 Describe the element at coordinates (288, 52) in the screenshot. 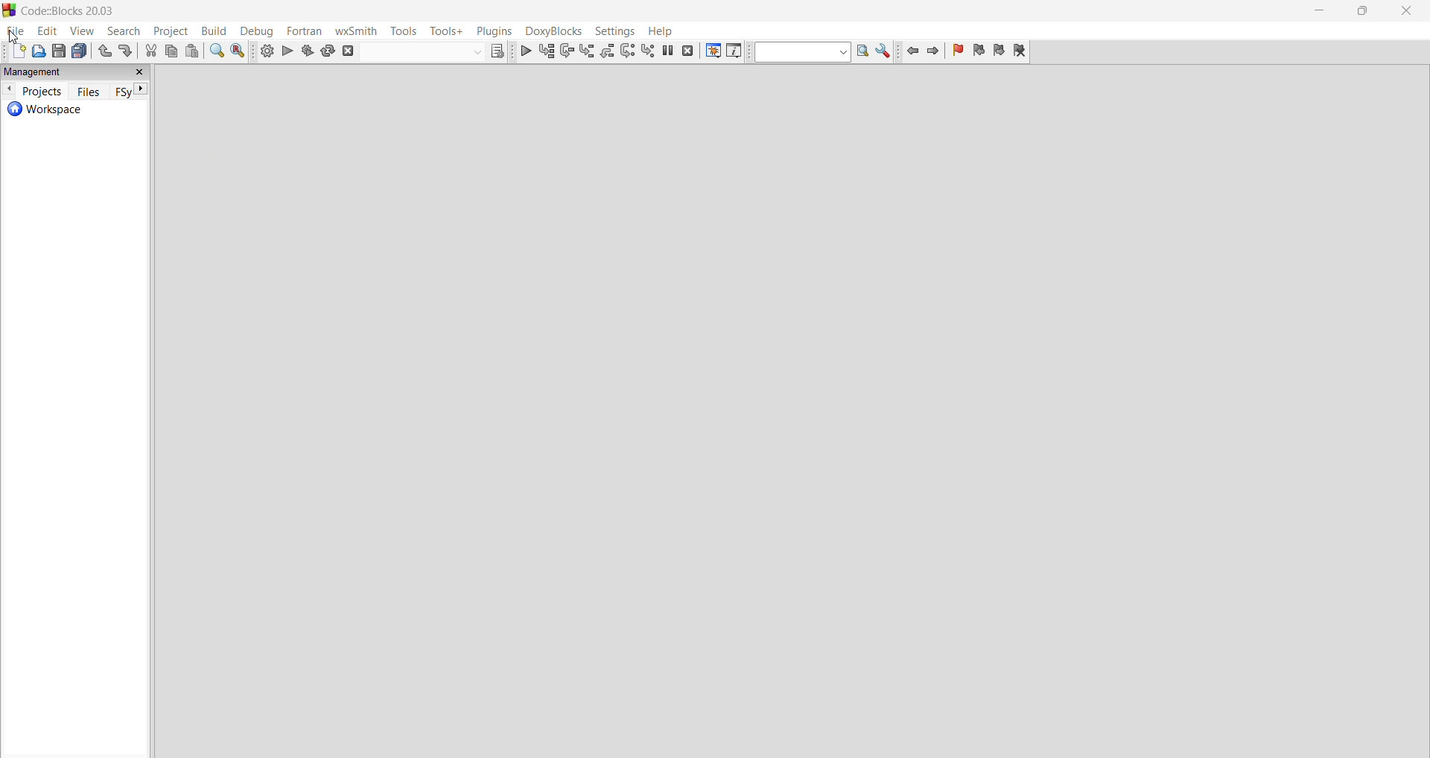

I see `run` at that location.